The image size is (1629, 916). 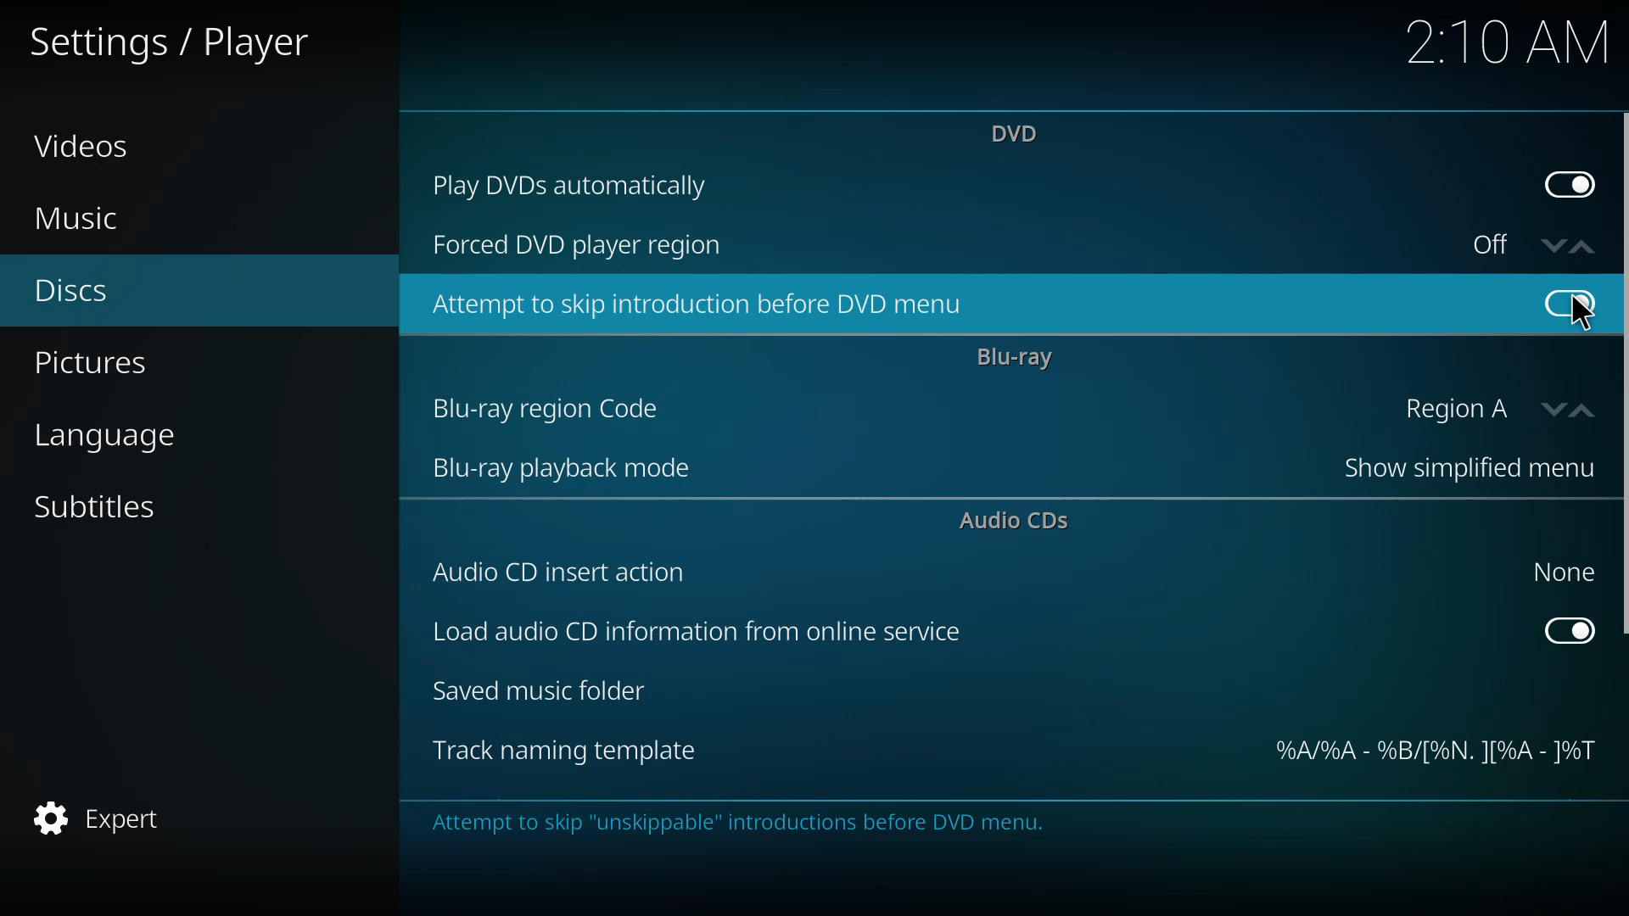 What do you see at coordinates (79, 287) in the screenshot?
I see `discs` at bounding box center [79, 287].